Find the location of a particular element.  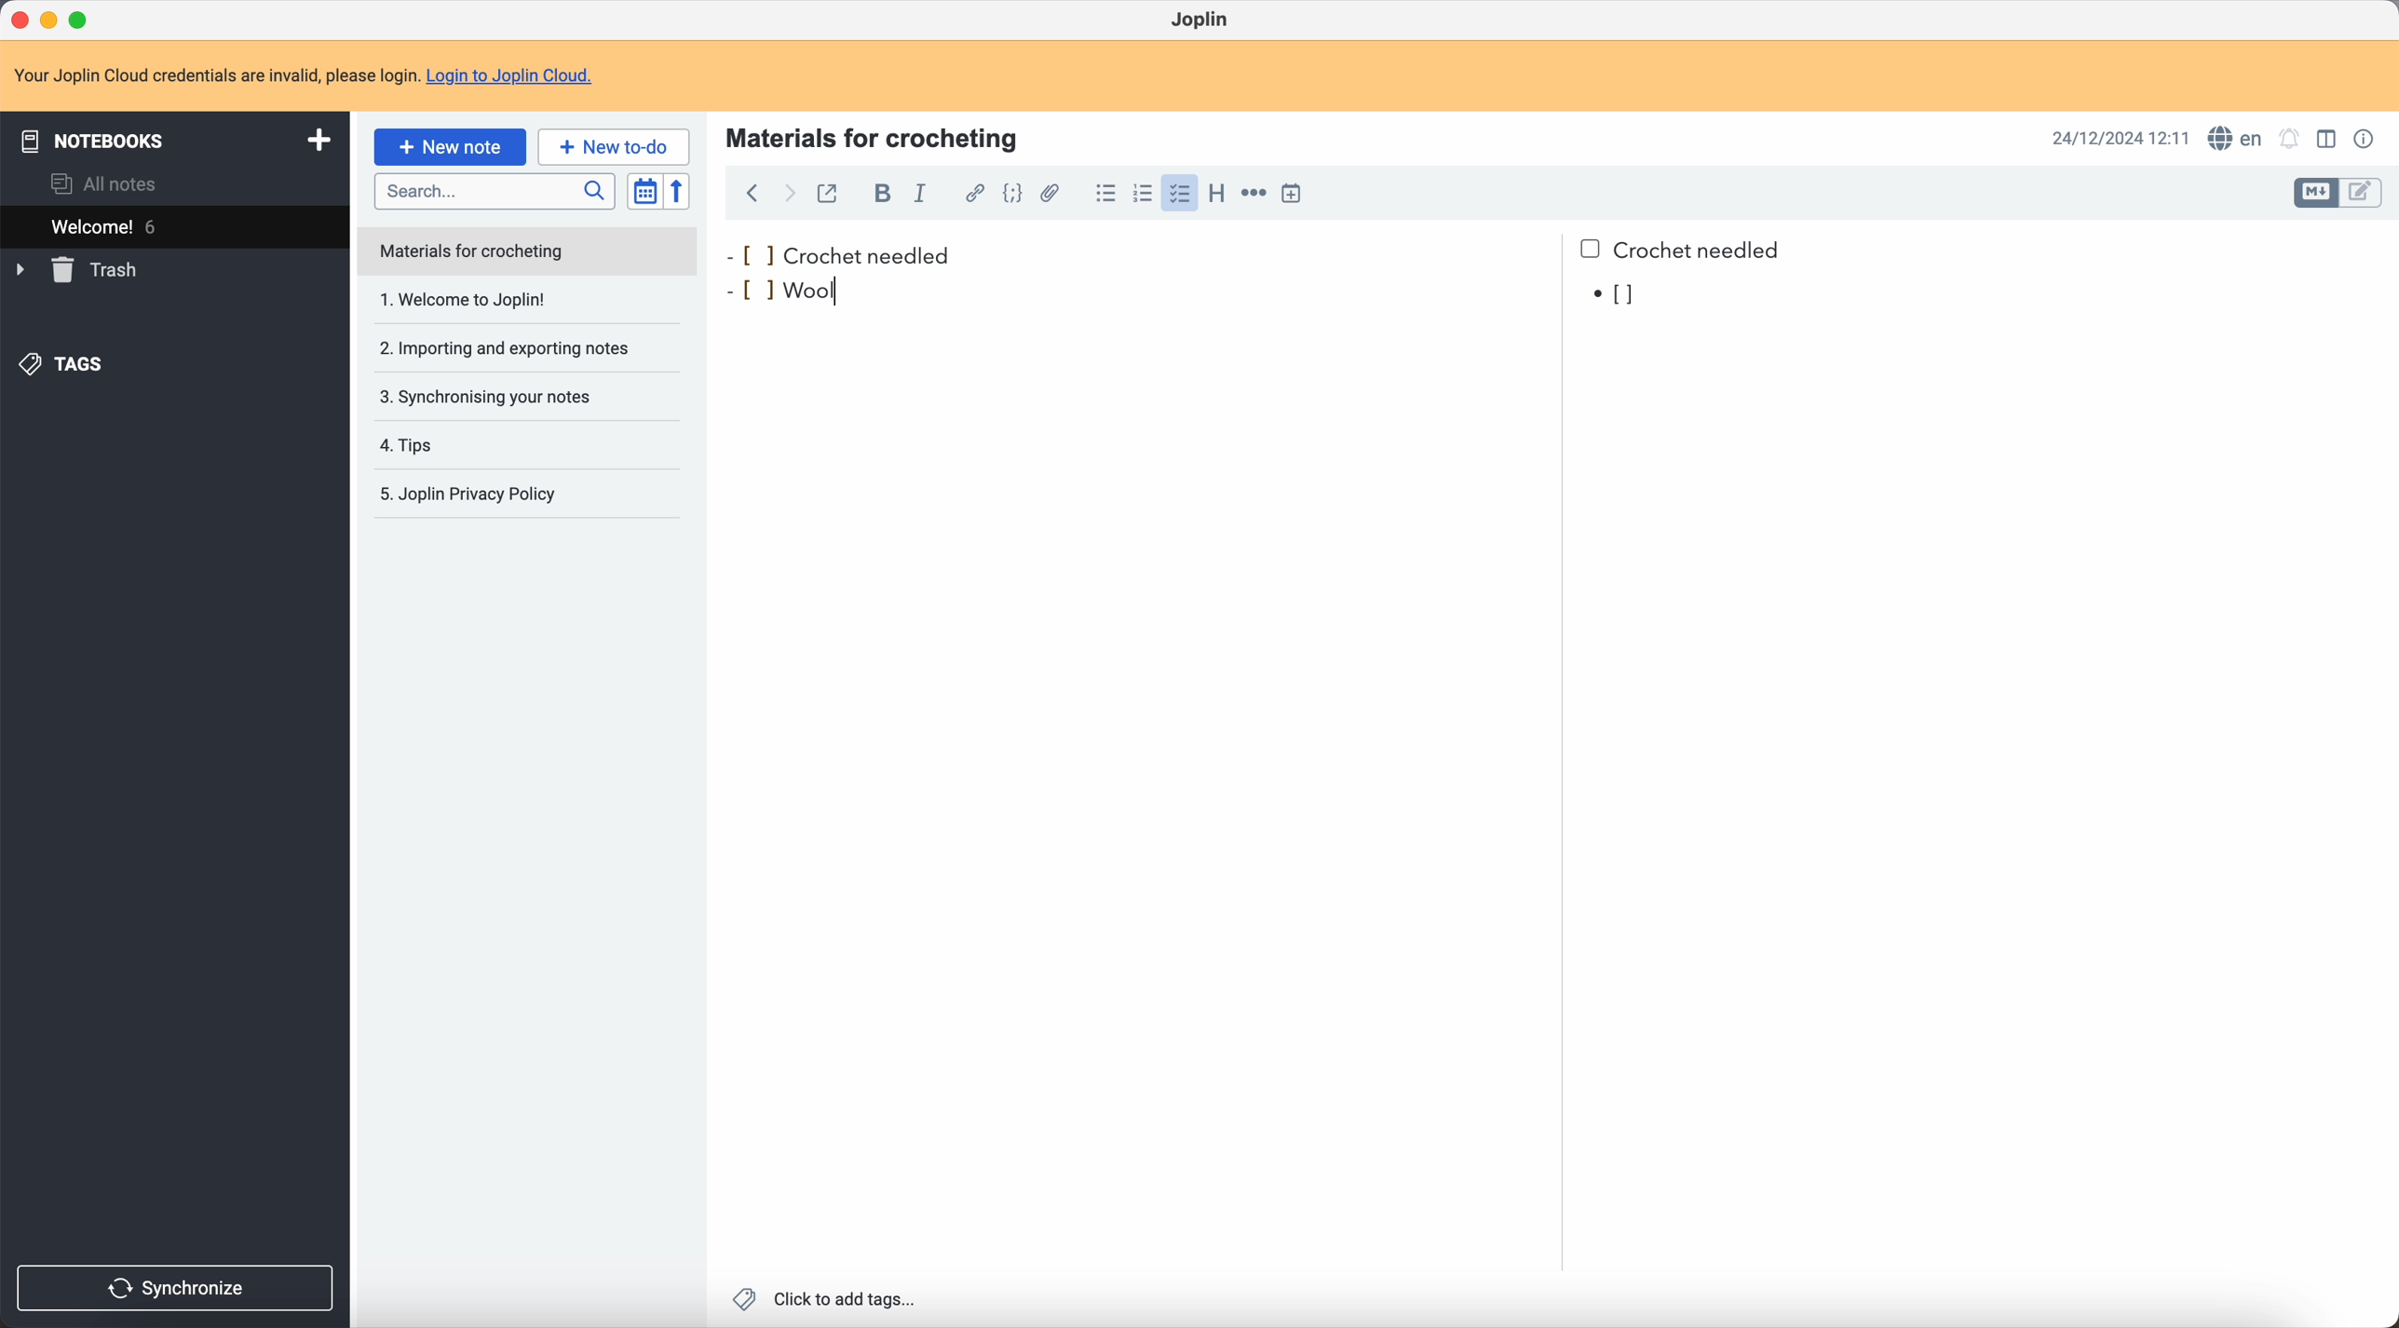

numbered list is located at coordinates (1141, 194).